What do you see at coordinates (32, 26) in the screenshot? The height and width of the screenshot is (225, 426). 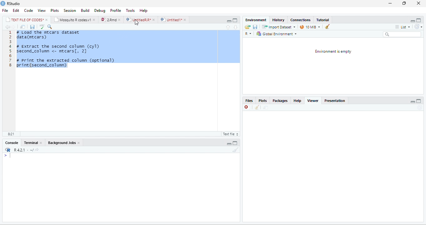 I see `save` at bounding box center [32, 26].